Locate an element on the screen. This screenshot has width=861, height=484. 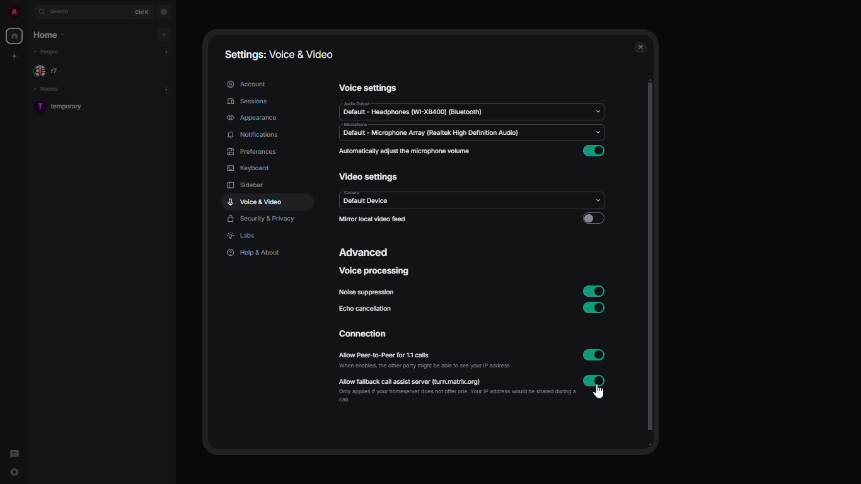
account is located at coordinates (247, 85).